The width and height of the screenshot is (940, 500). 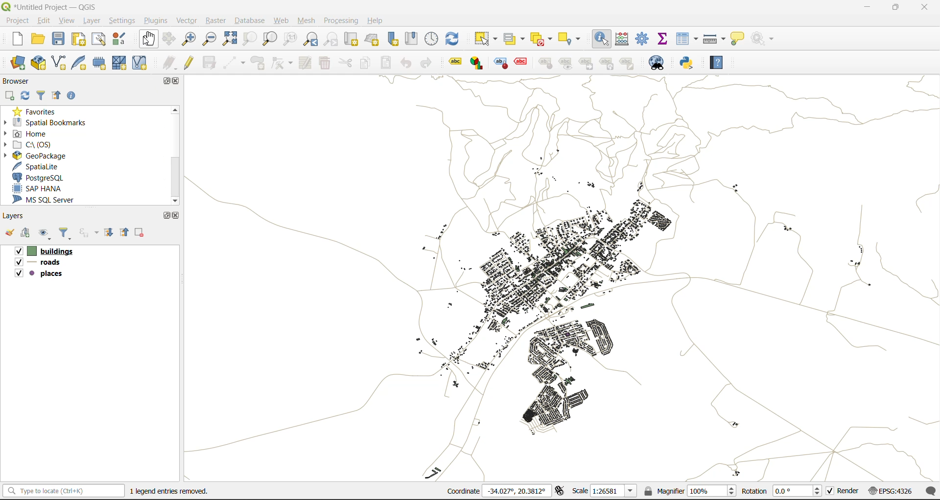 What do you see at coordinates (589, 64) in the screenshot?
I see `linked label` at bounding box center [589, 64].